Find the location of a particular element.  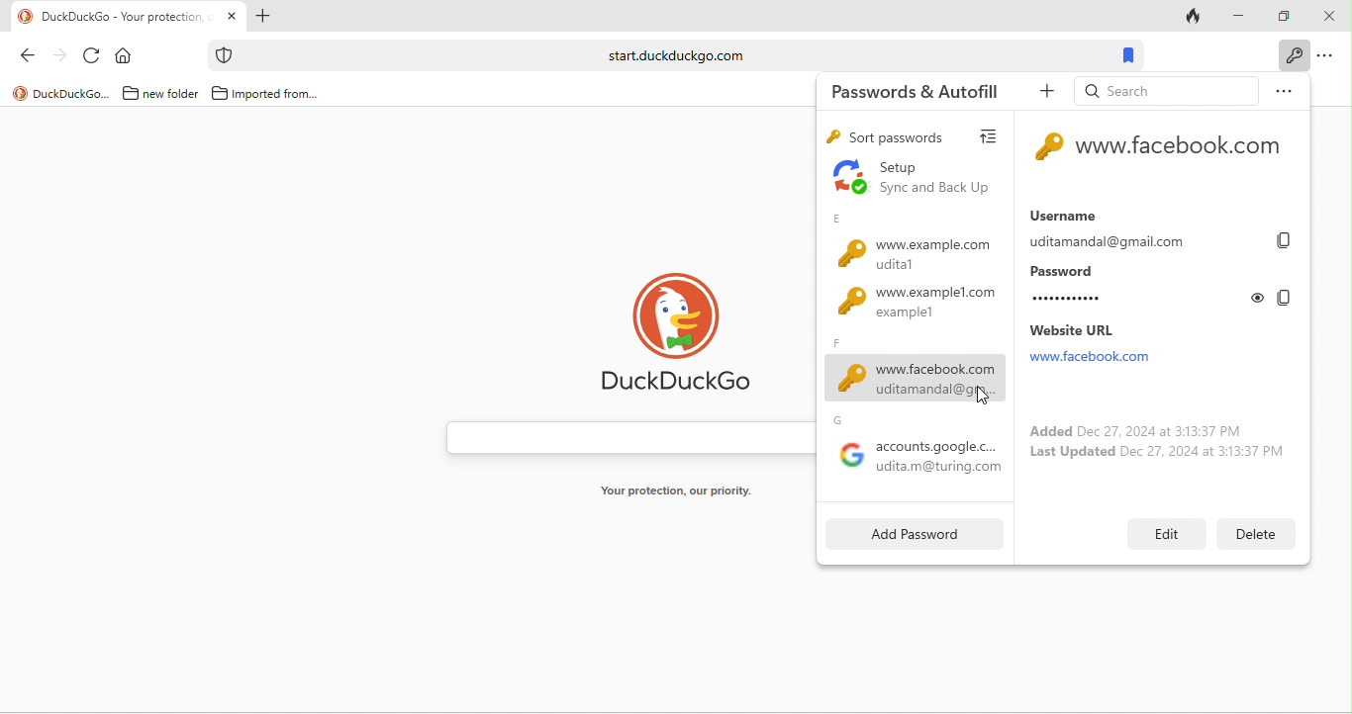

add new tab is located at coordinates (262, 18).